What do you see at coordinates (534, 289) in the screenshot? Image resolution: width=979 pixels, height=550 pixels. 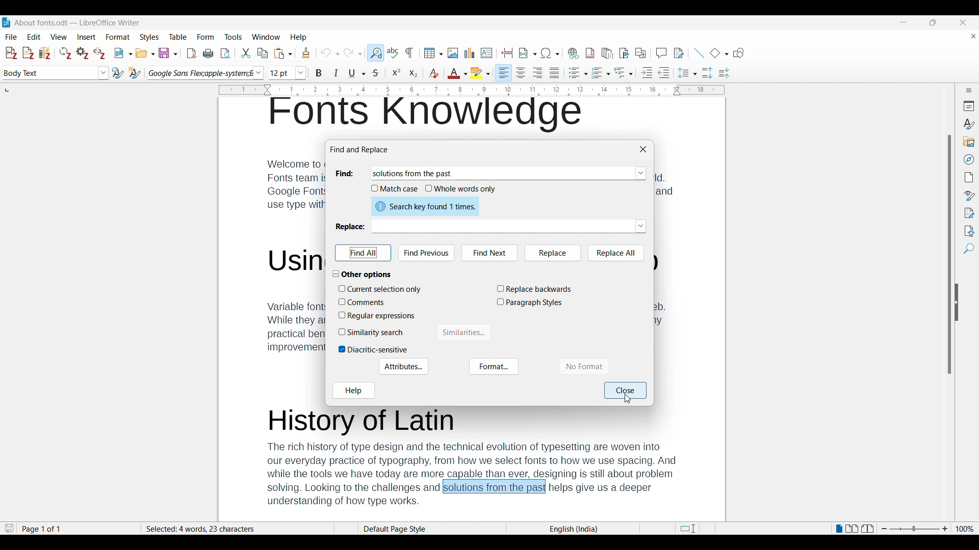 I see `Toggle for Replace backwards` at bounding box center [534, 289].